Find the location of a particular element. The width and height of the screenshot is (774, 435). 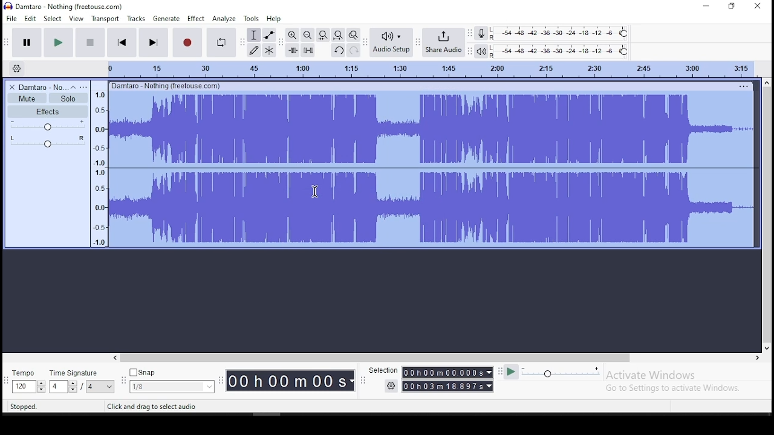

skip to start is located at coordinates (122, 42).